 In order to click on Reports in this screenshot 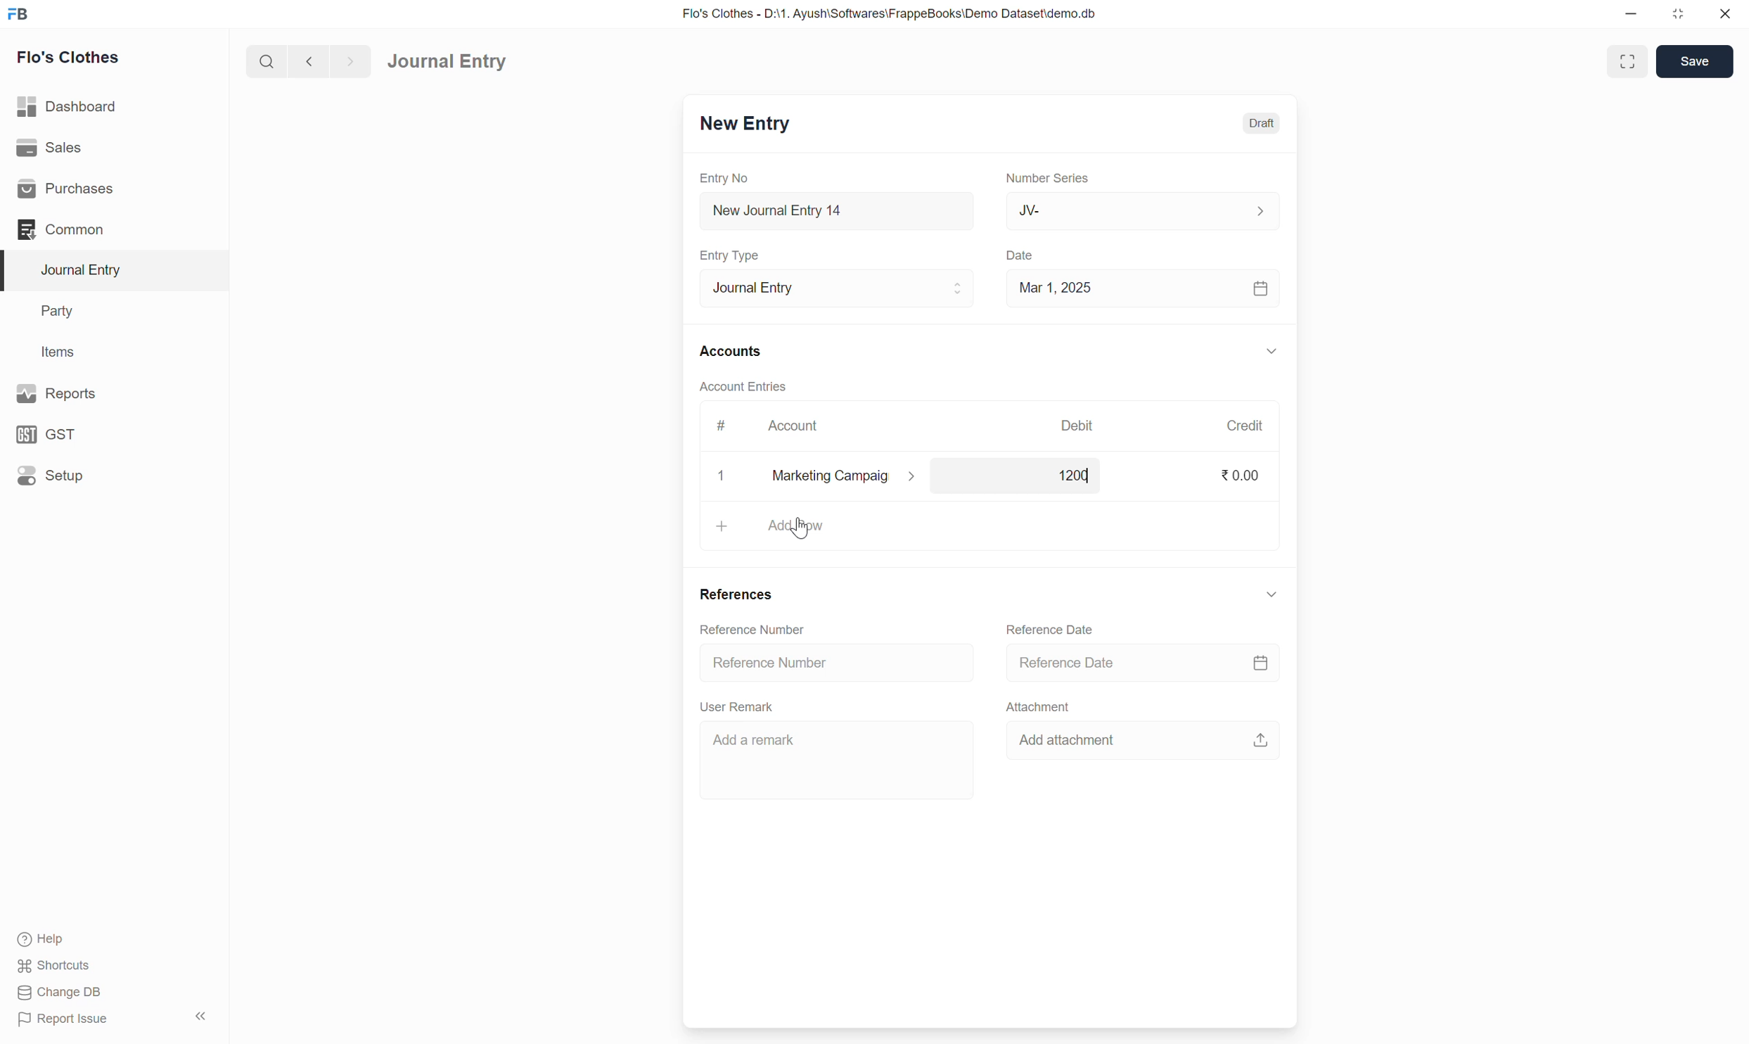, I will do `click(61, 393)`.